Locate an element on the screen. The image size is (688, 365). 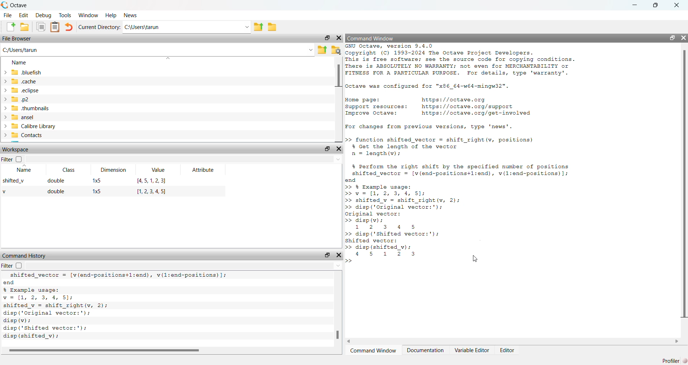
unlock widget is located at coordinates (325, 254).